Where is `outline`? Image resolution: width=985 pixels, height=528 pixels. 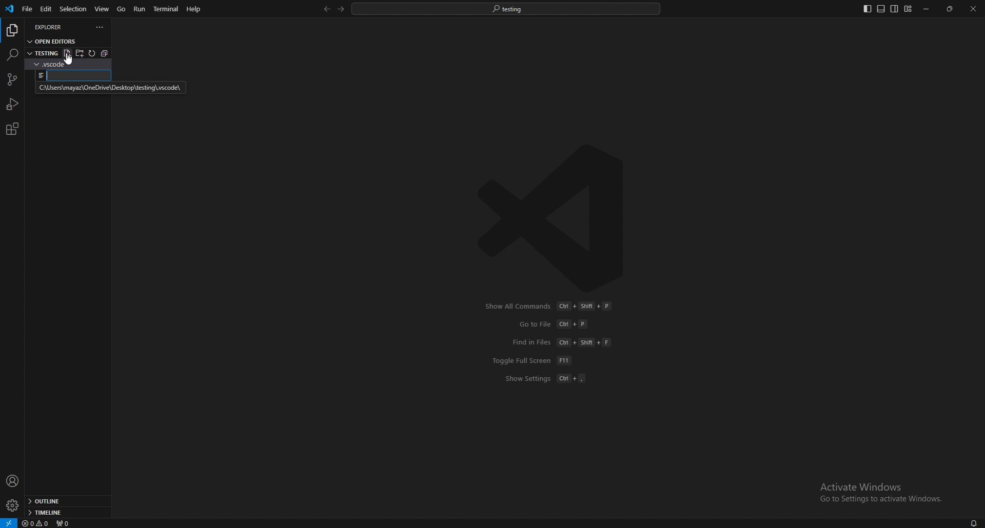 outline is located at coordinates (66, 502).